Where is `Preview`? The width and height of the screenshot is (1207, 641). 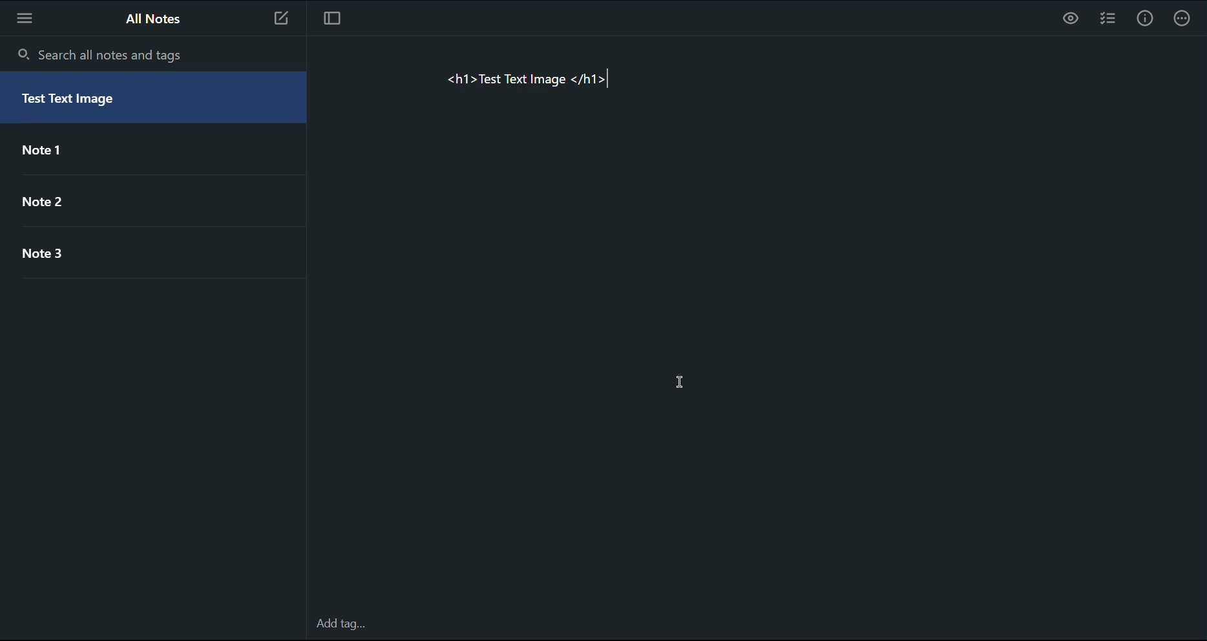 Preview is located at coordinates (1071, 21).